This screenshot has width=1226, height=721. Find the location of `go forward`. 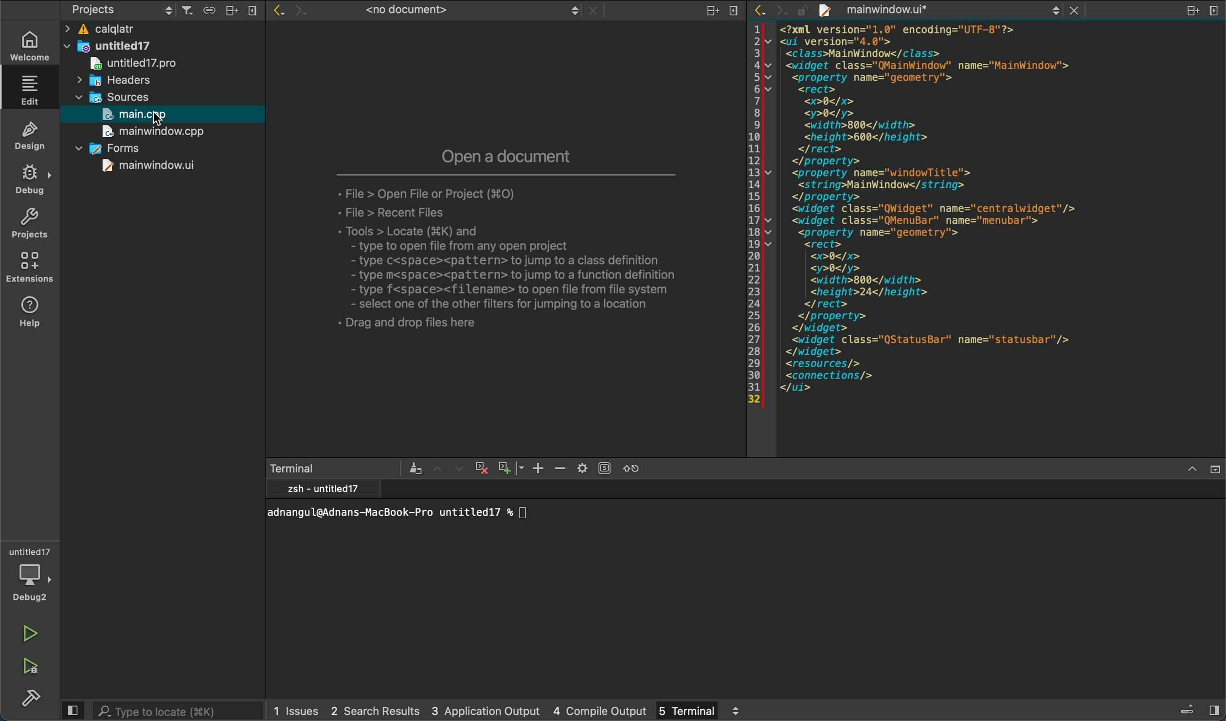

go forward is located at coordinates (302, 12).